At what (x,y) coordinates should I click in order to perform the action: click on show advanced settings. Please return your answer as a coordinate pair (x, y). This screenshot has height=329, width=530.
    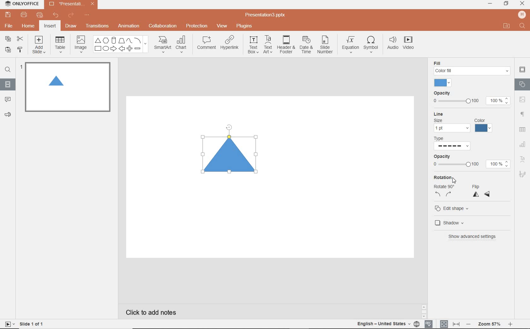
    Looking at the image, I should click on (474, 236).